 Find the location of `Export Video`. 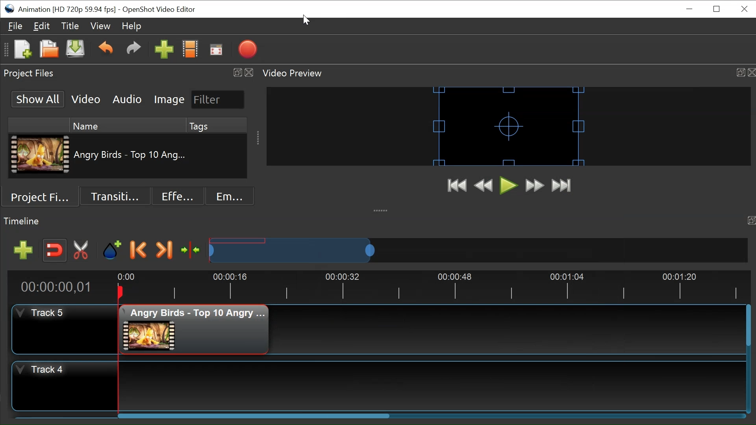

Export Video is located at coordinates (247, 51).